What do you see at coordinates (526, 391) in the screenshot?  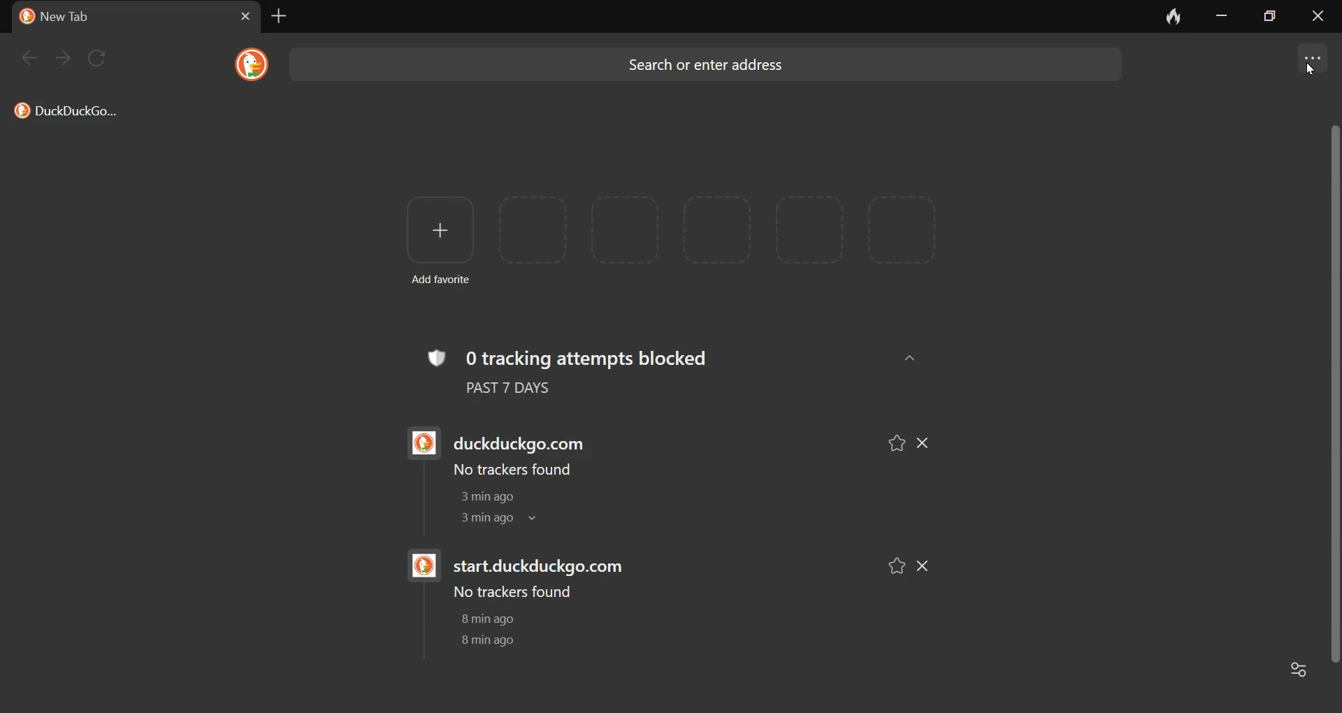 I see `past 7 days` at bounding box center [526, 391].